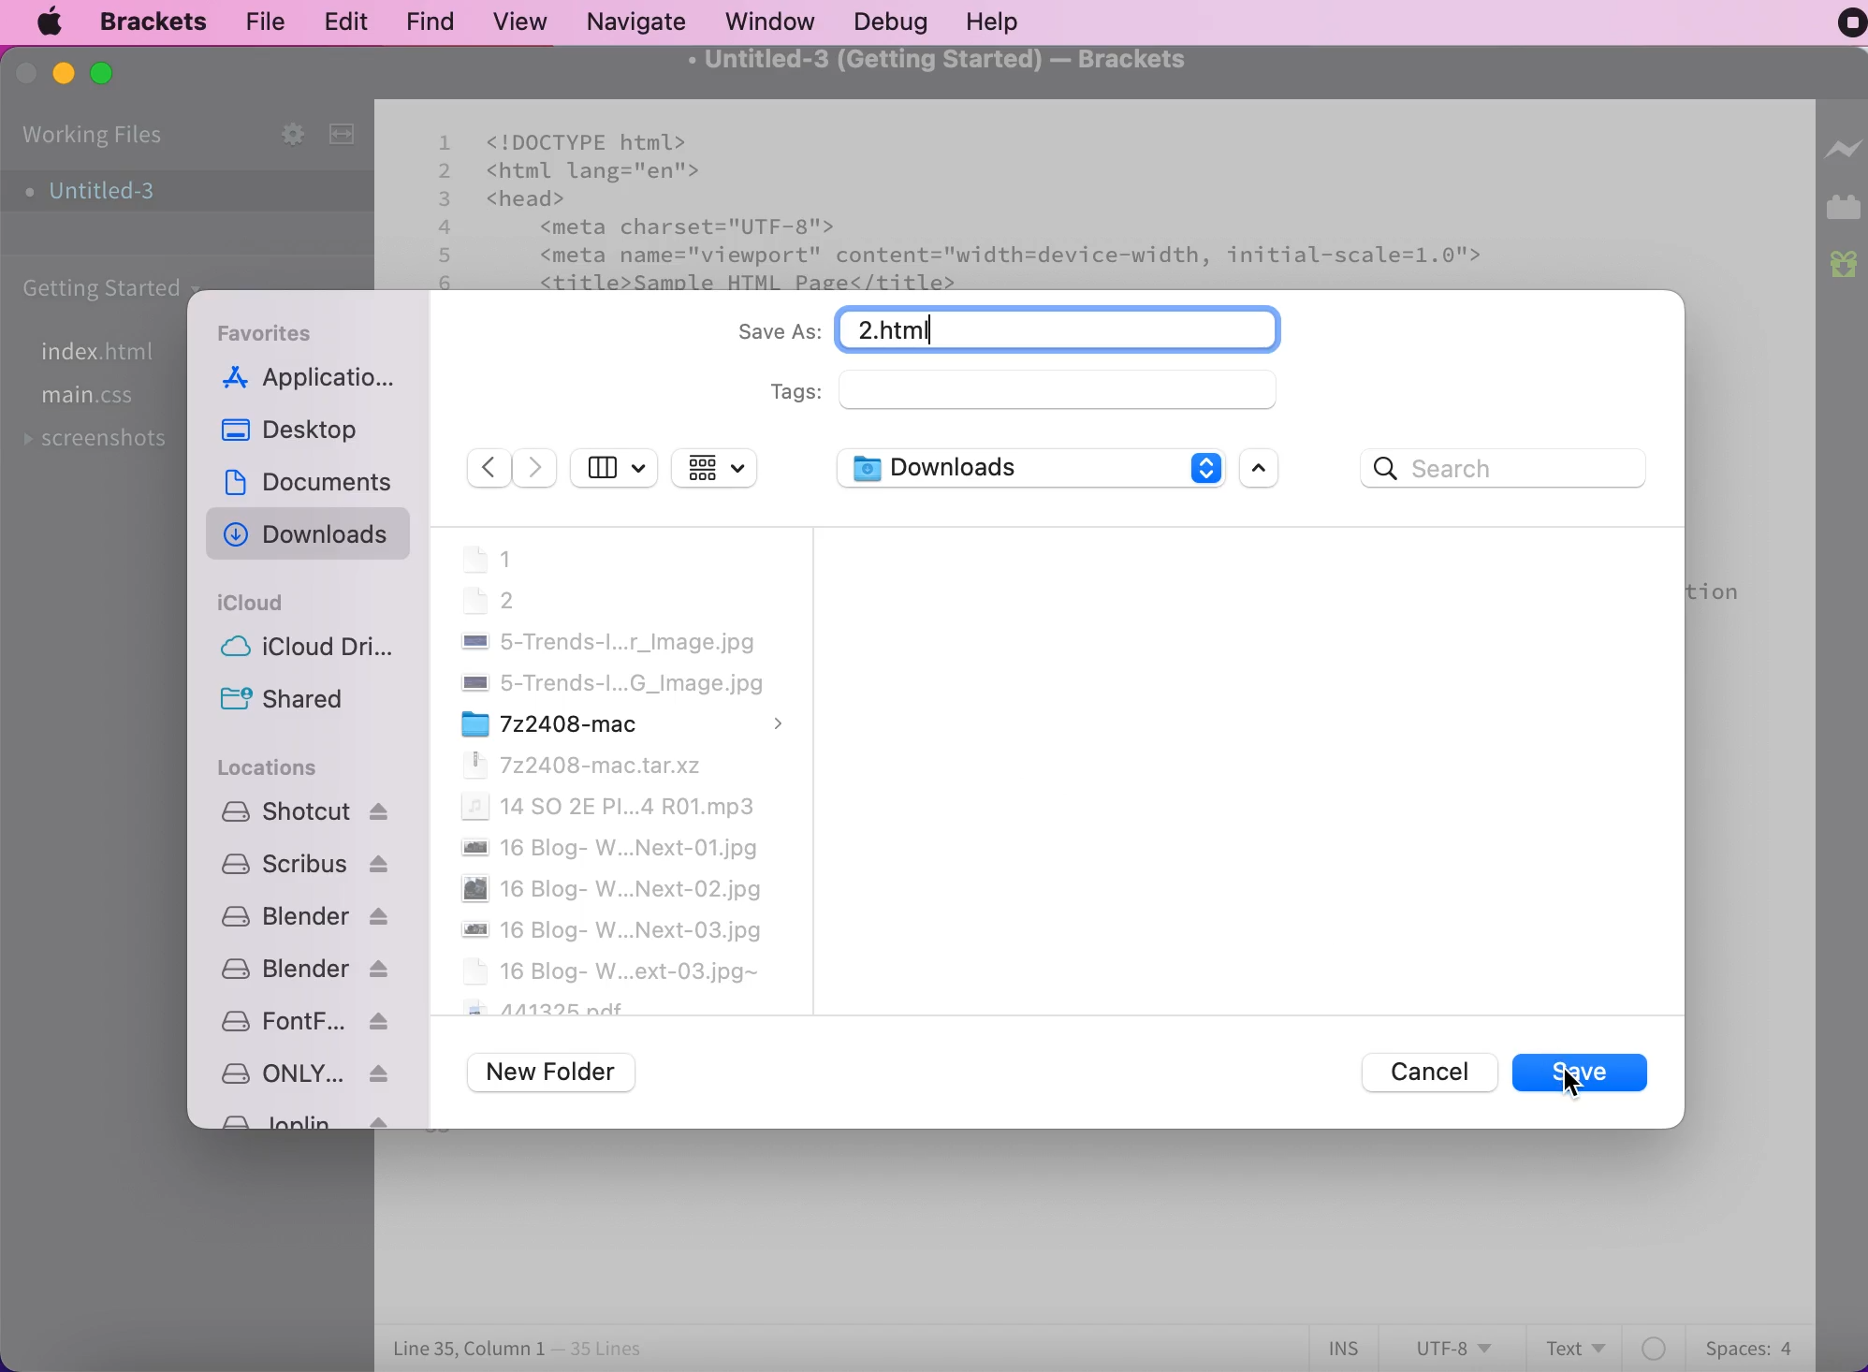 The height and width of the screenshot is (1372, 1868). I want to click on untitled-3, so click(103, 193).